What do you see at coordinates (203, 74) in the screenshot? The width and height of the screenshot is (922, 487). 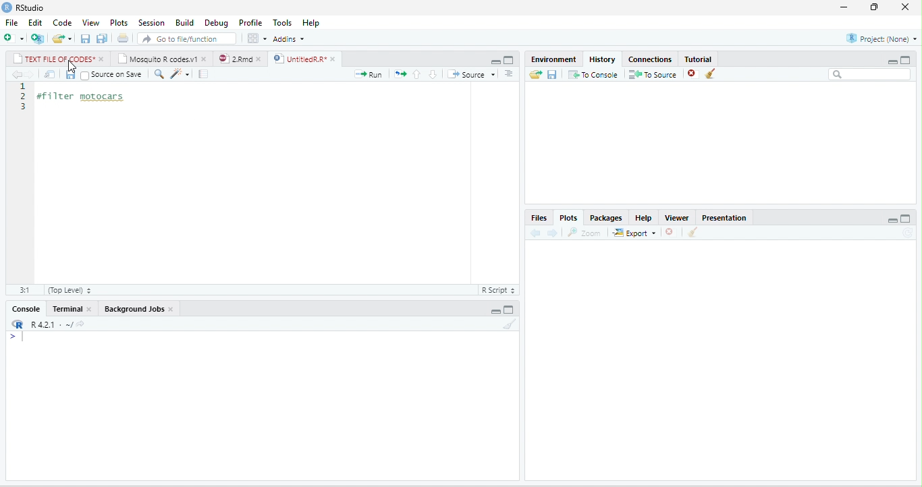 I see `compile report` at bounding box center [203, 74].